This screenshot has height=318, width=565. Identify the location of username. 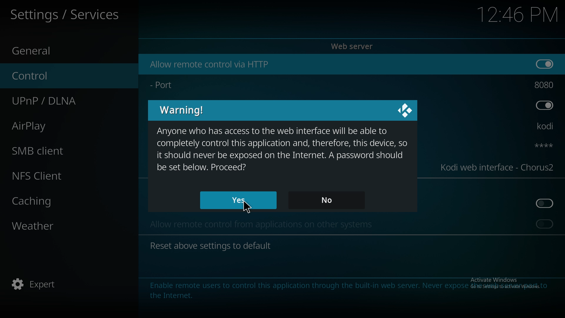
(546, 127).